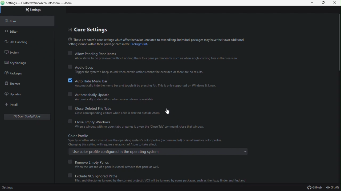  Describe the element at coordinates (114, 113) in the screenshot. I see `Close corresponding editors when a file is deleted outside Atom.` at that location.